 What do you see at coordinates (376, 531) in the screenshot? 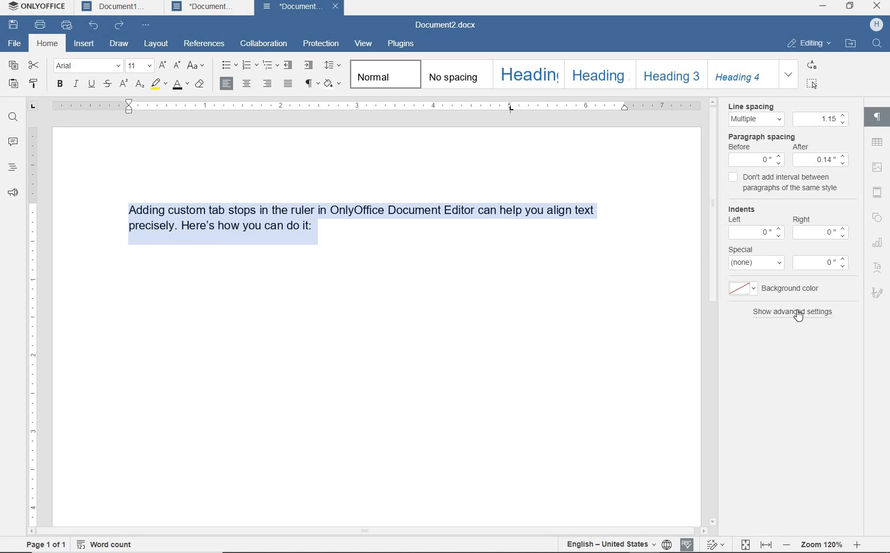
I see `scroll` at bounding box center [376, 531].